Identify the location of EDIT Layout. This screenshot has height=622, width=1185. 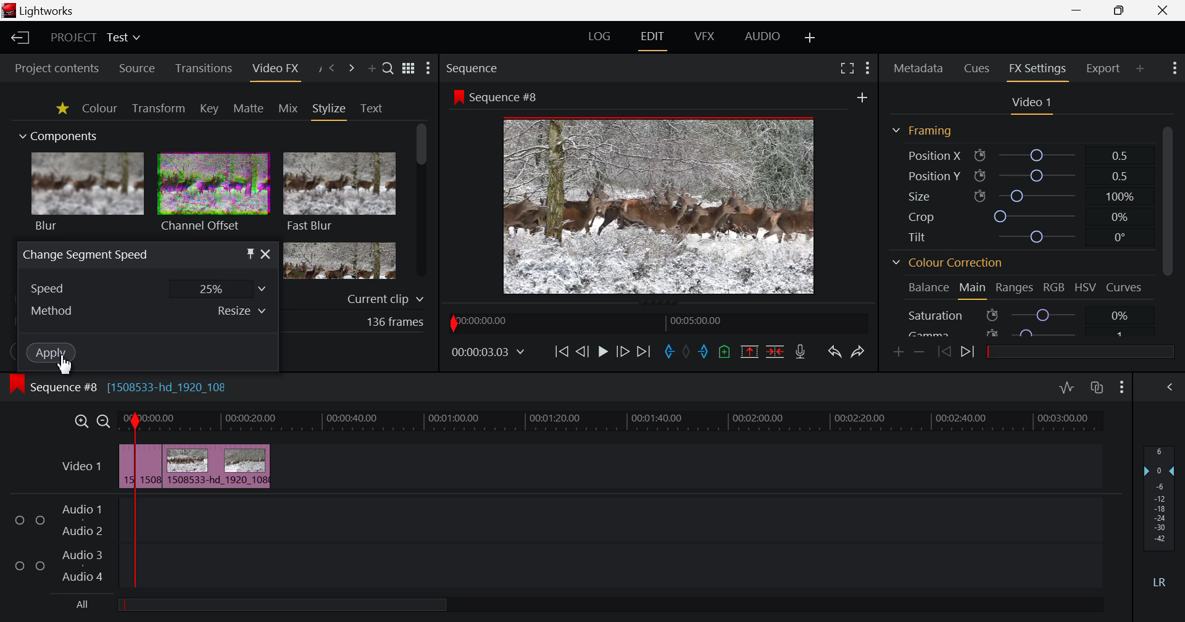
(651, 39).